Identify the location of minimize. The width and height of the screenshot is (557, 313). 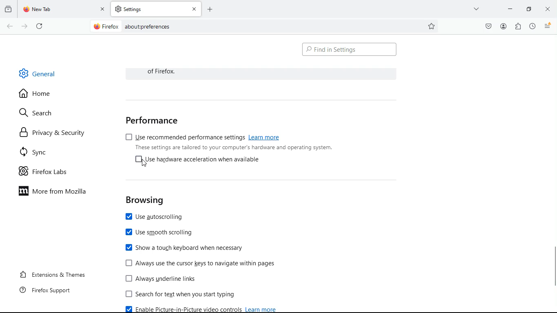
(510, 9).